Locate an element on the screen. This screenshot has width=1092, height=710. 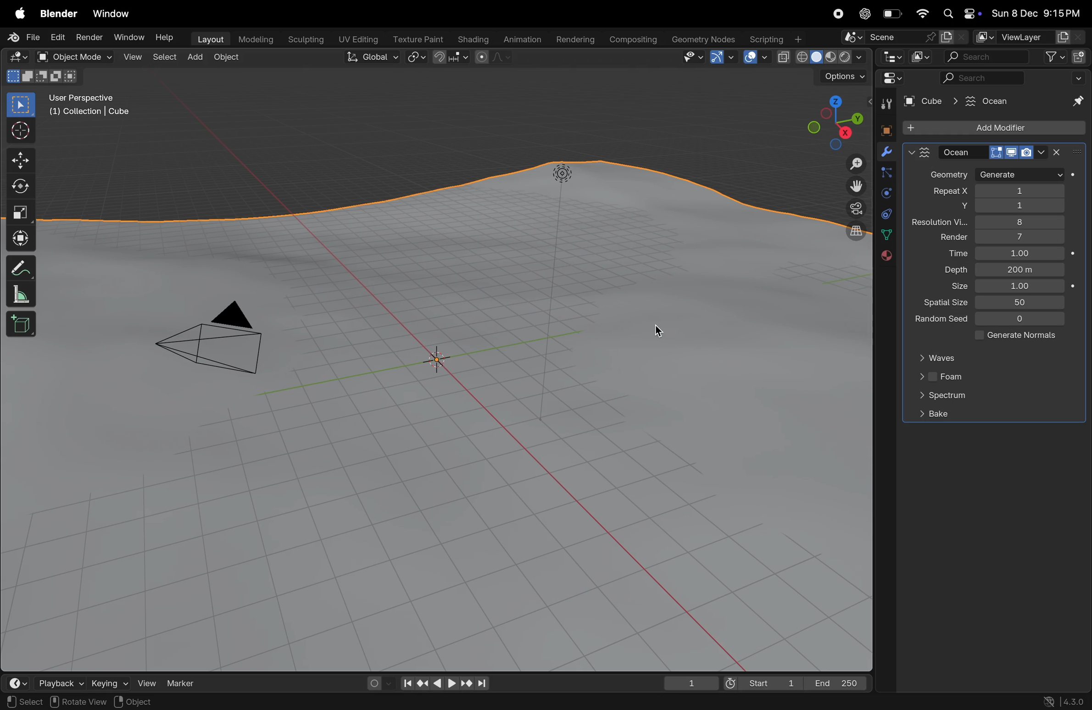
generate normals is located at coordinates (1012, 337).